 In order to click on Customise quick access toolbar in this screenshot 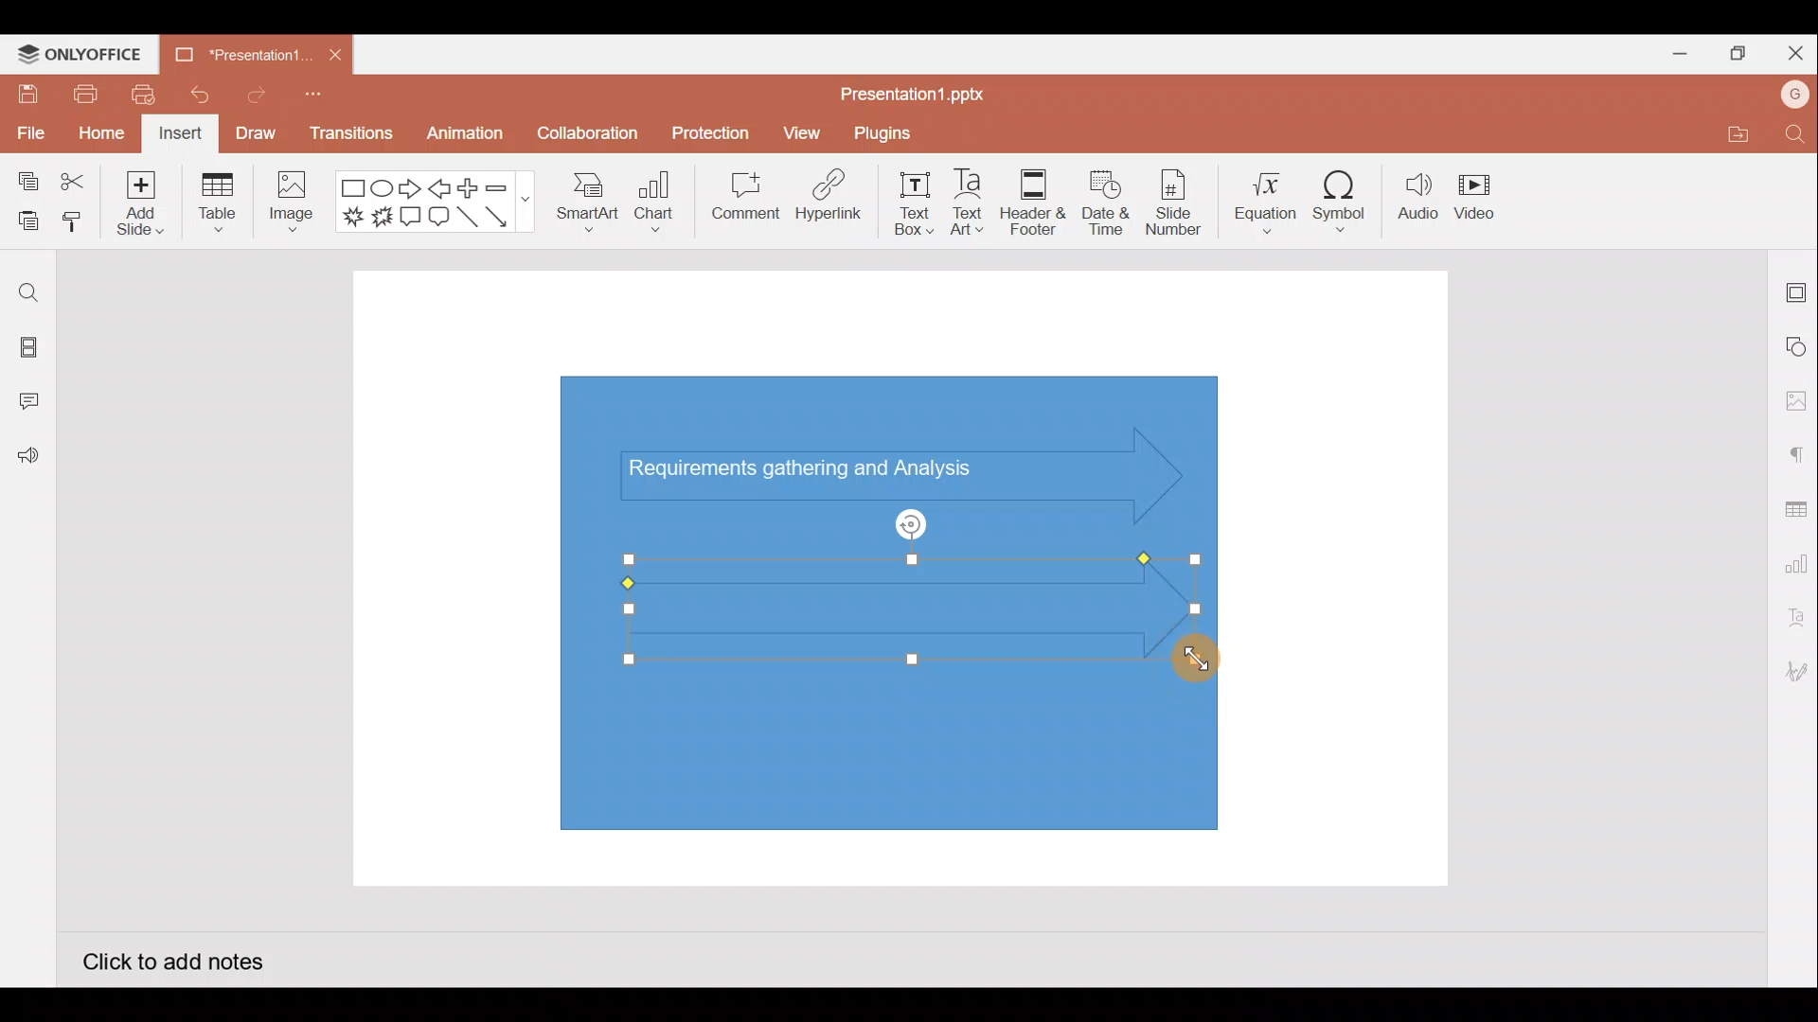, I will do `click(319, 100)`.